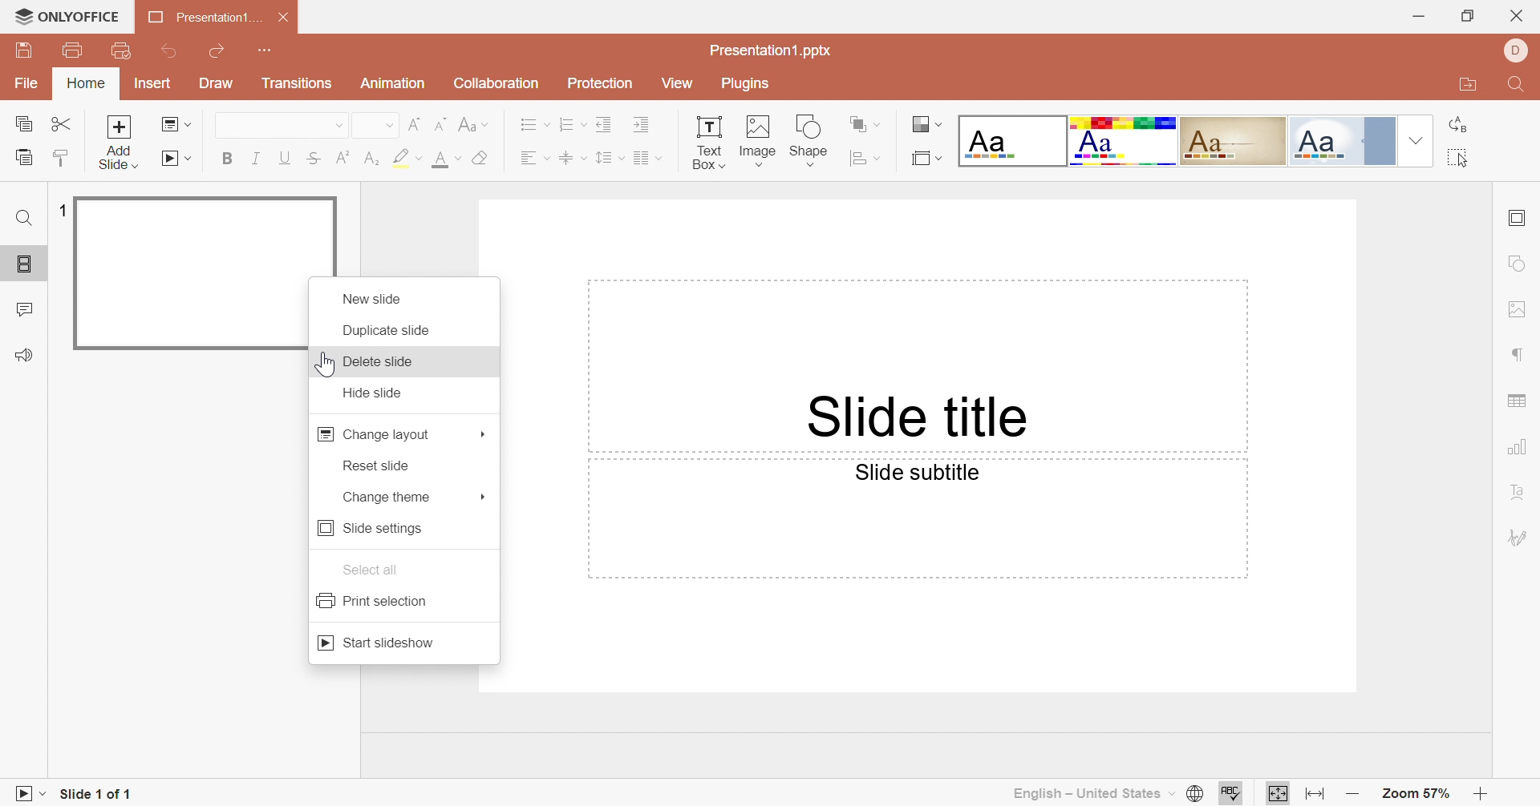  What do you see at coordinates (585, 123) in the screenshot?
I see `Drop Down` at bounding box center [585, 123].